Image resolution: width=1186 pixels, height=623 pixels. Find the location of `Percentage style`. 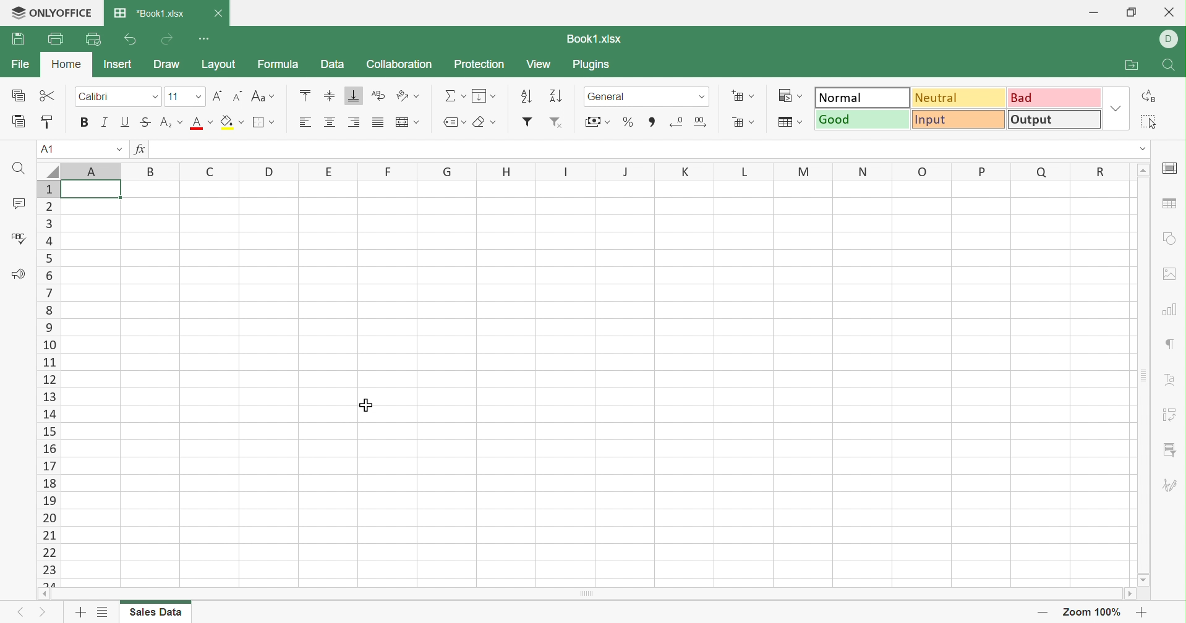

Percentage style is located at coordinates (629, 122).